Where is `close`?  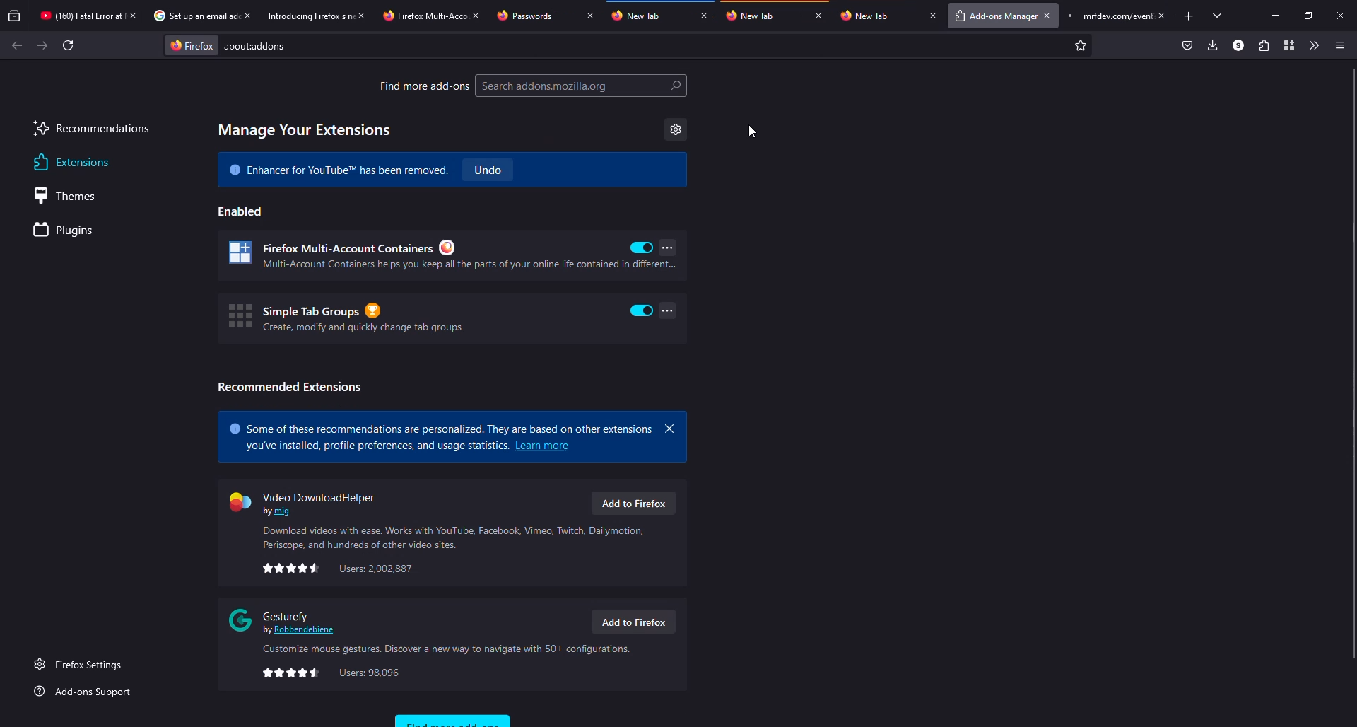
close is located at coordinates (1162, 16).